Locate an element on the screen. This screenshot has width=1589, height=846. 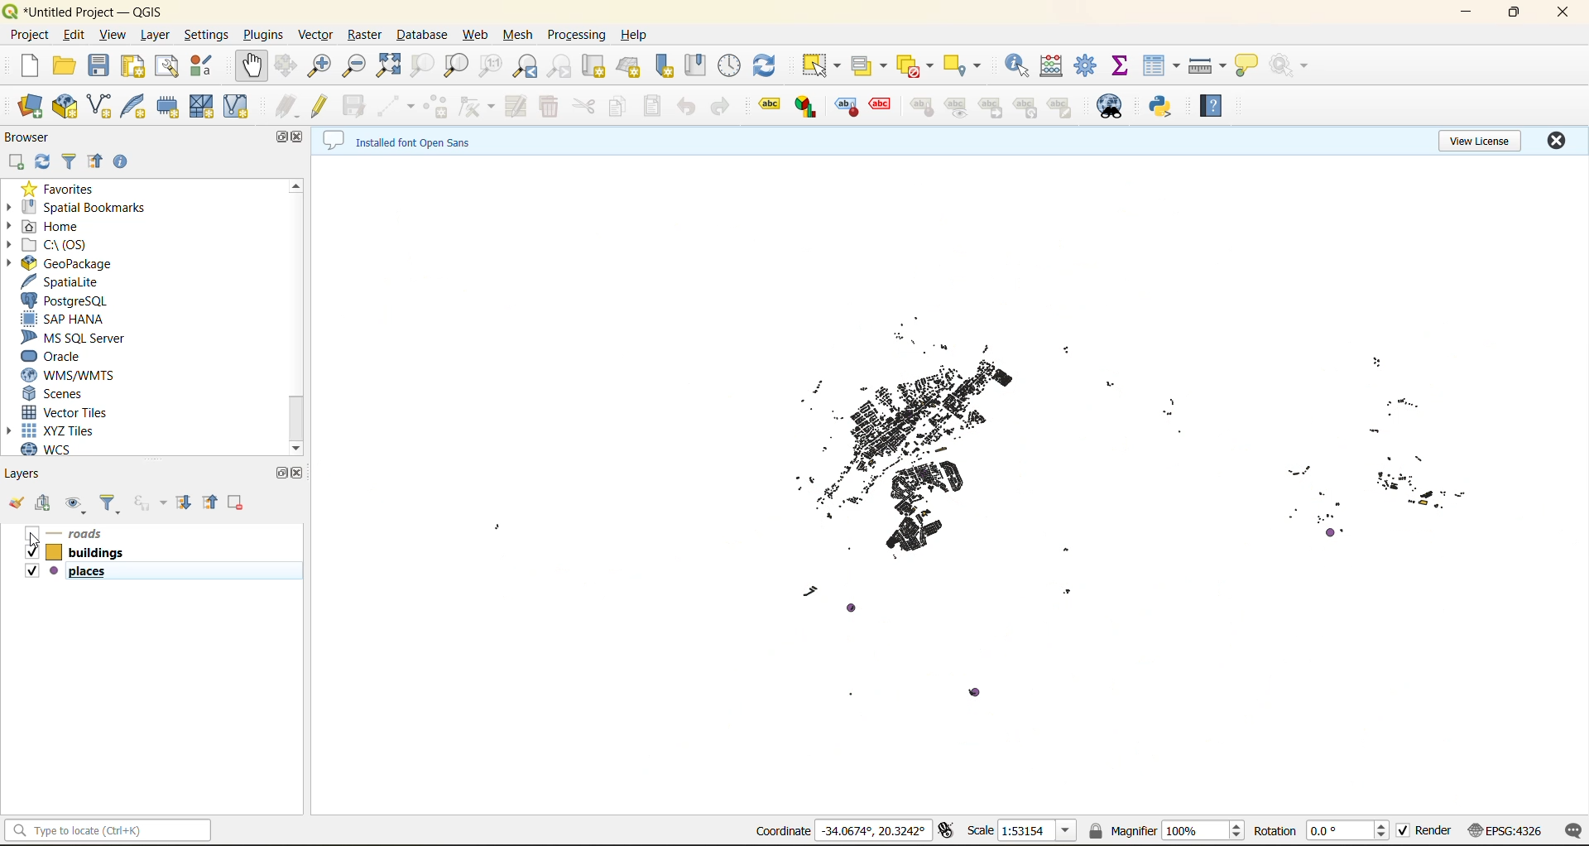
layer disabled from vector is located at coordinates (977, 485).